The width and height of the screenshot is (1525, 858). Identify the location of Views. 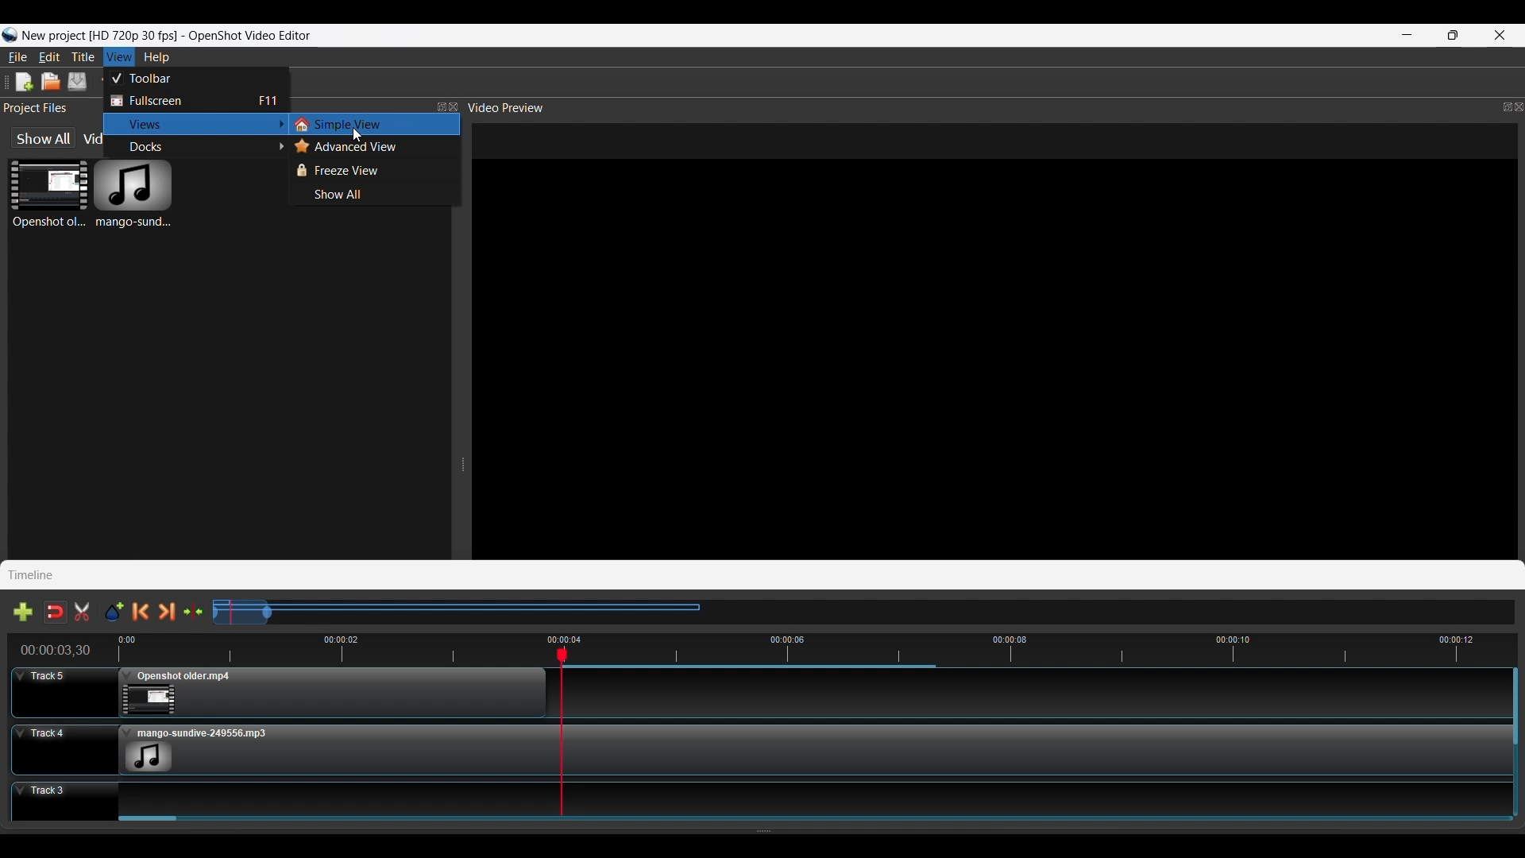
(195, 122).